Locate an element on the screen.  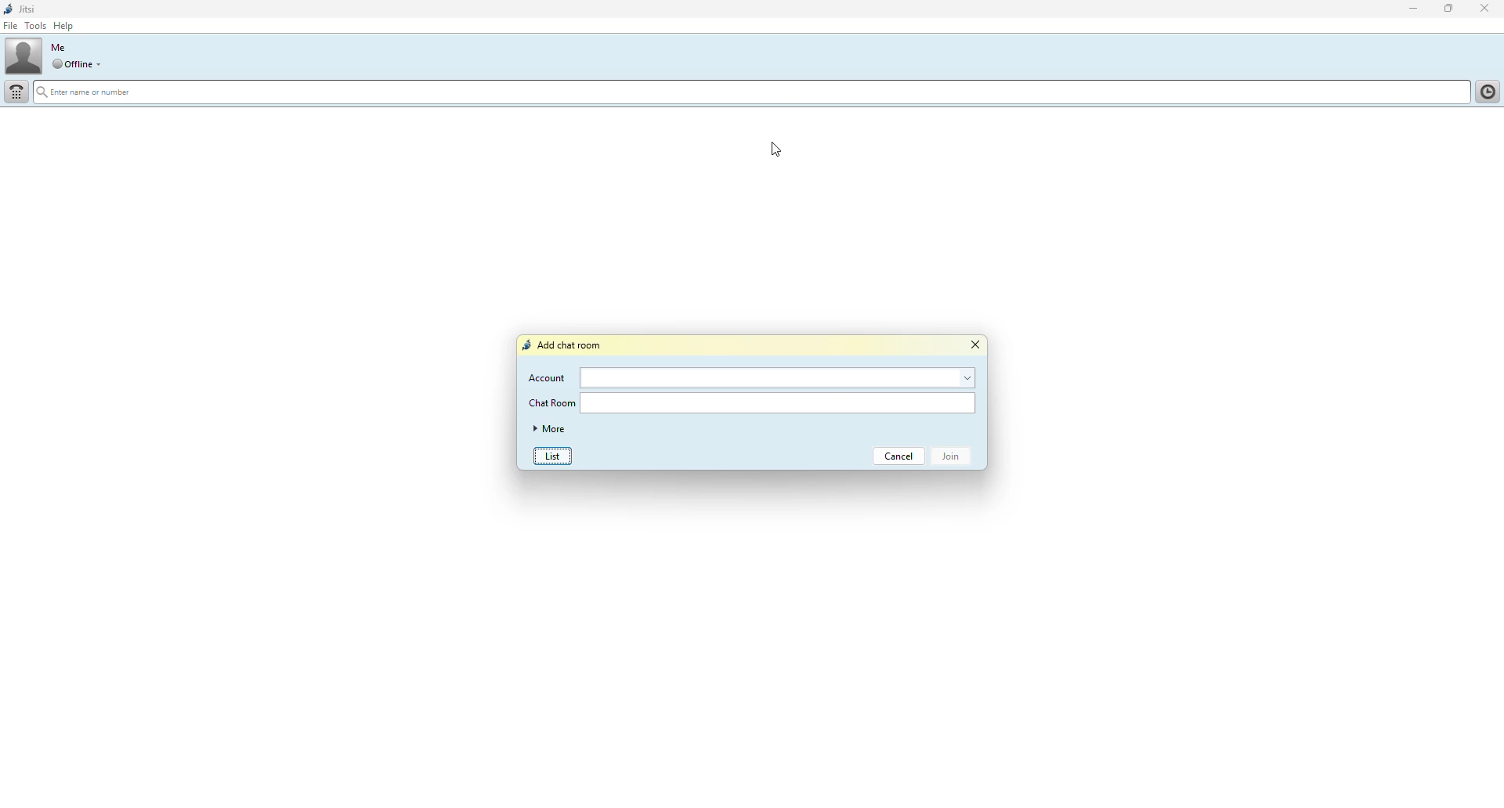
account is located at coordinates (777, 379).